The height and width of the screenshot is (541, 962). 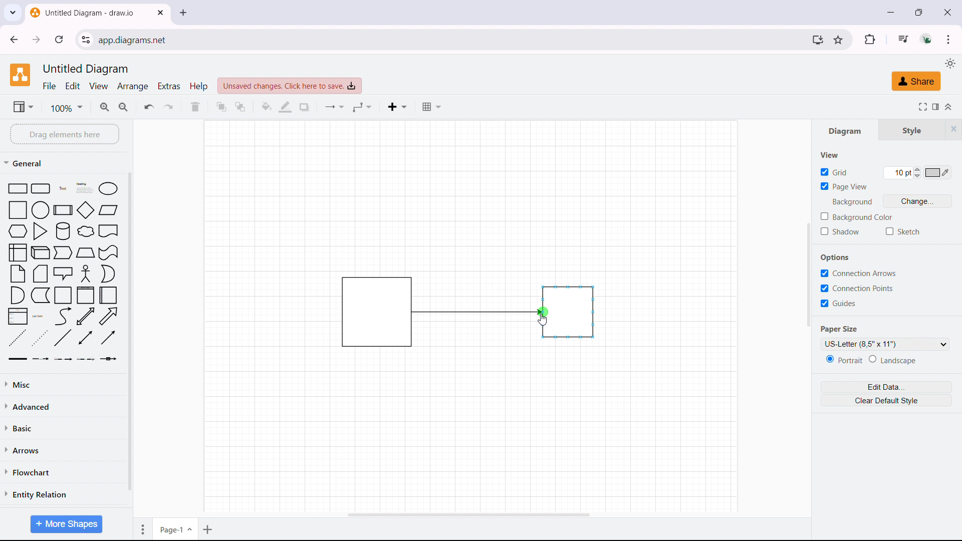 What do you see at coordinates (902, 173) in the screenshot?
I see `grid size` at bounding box center [902, 173].